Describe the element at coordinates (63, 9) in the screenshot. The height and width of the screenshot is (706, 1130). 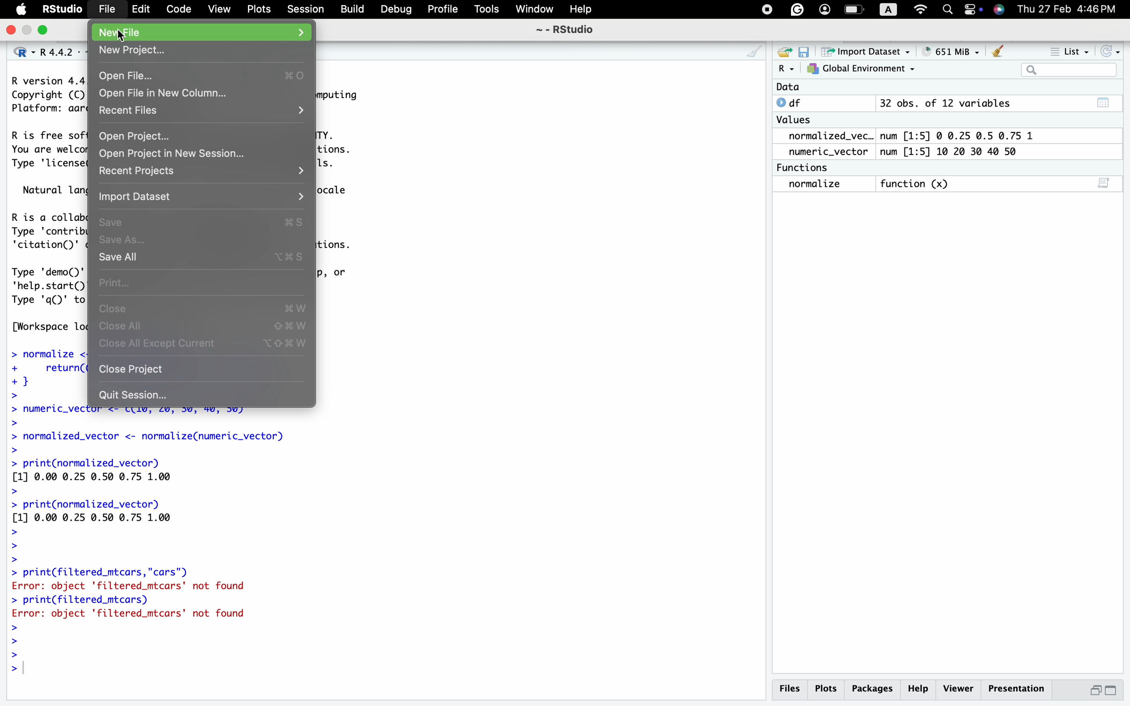
I see `RStudio` at that location.